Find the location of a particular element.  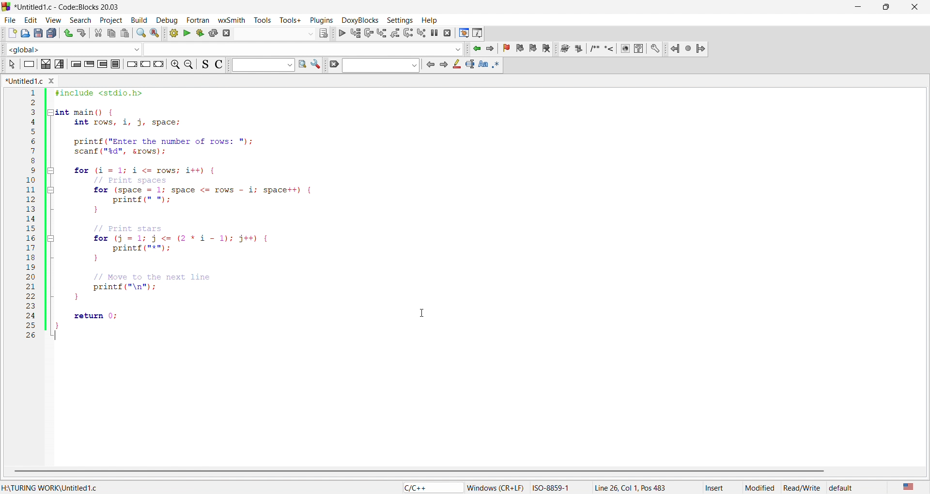

search bar is located at coordinates (380, 66).